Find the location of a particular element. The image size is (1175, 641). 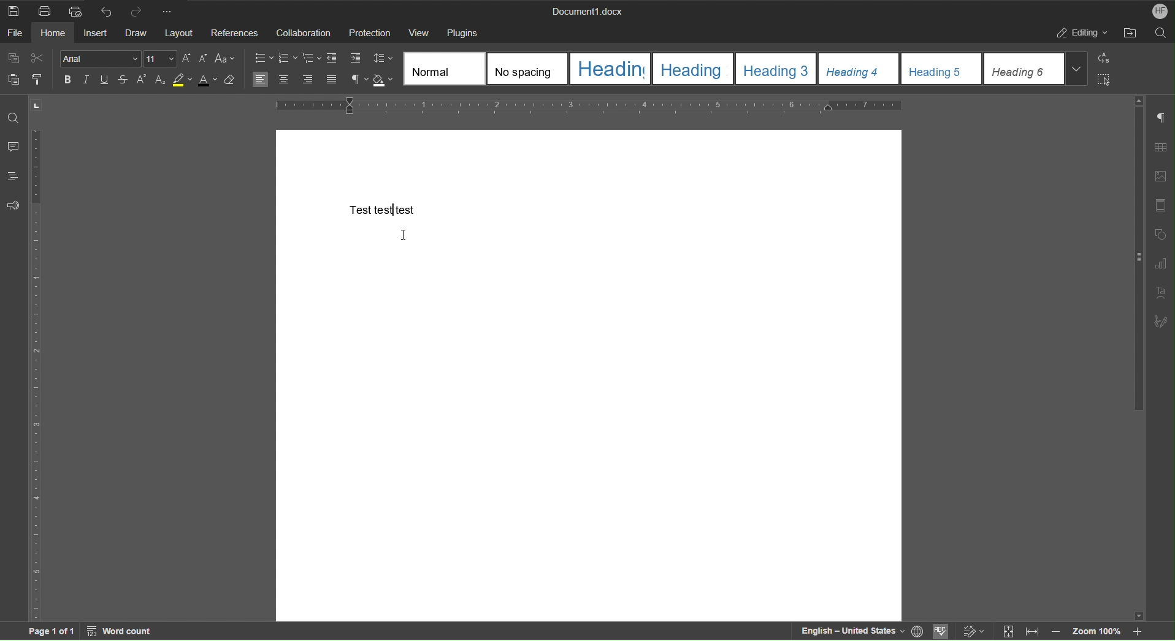

View is located at coordinates (421, 32).